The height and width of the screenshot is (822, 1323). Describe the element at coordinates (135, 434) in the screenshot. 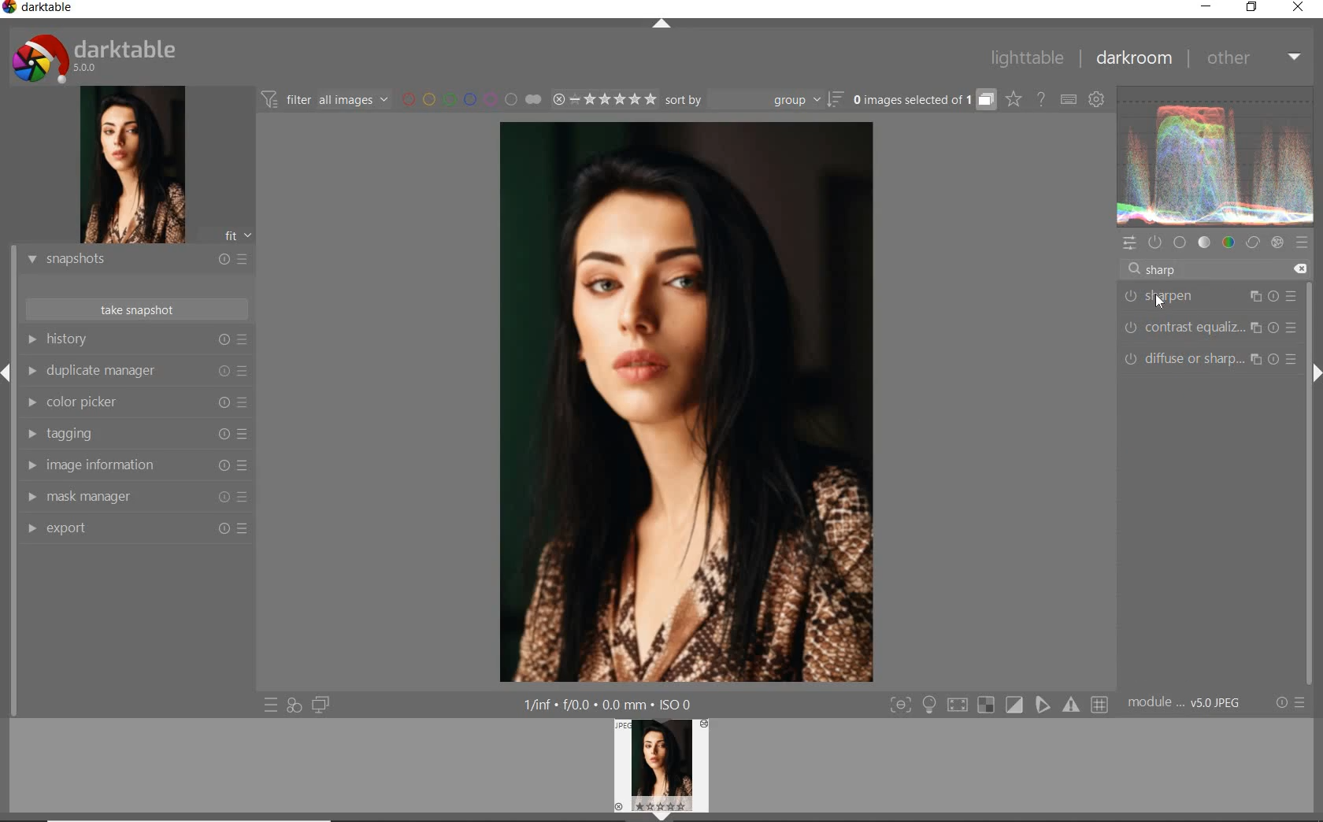

I see `tagging` at that location.